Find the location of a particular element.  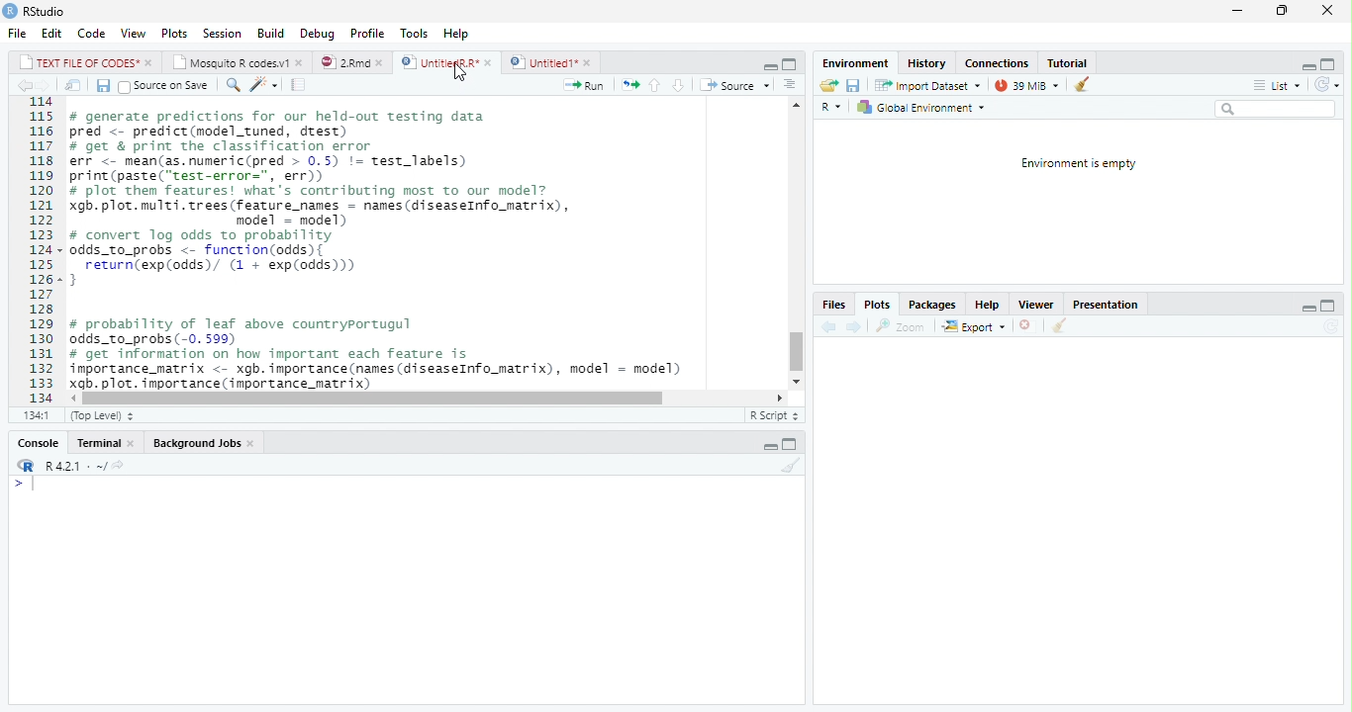

 Untitled1*  is located at coordinates (551, 61).